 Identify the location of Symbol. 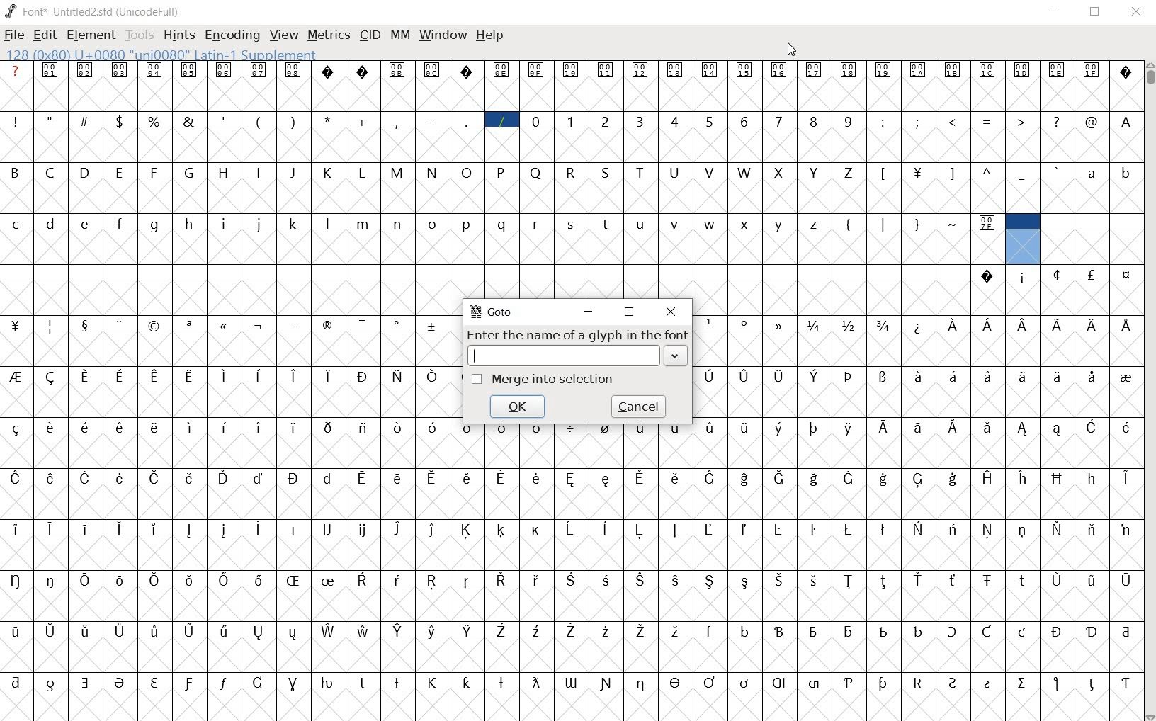
(885, 580).